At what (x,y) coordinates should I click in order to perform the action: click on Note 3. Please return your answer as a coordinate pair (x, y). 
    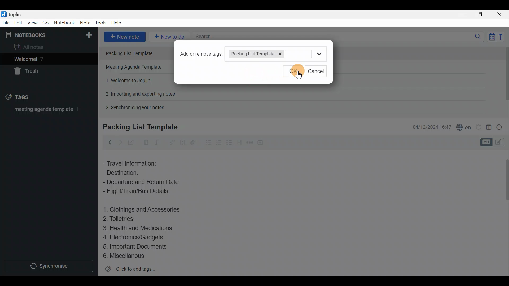
    Looking at the image, I should click on (127, 80).